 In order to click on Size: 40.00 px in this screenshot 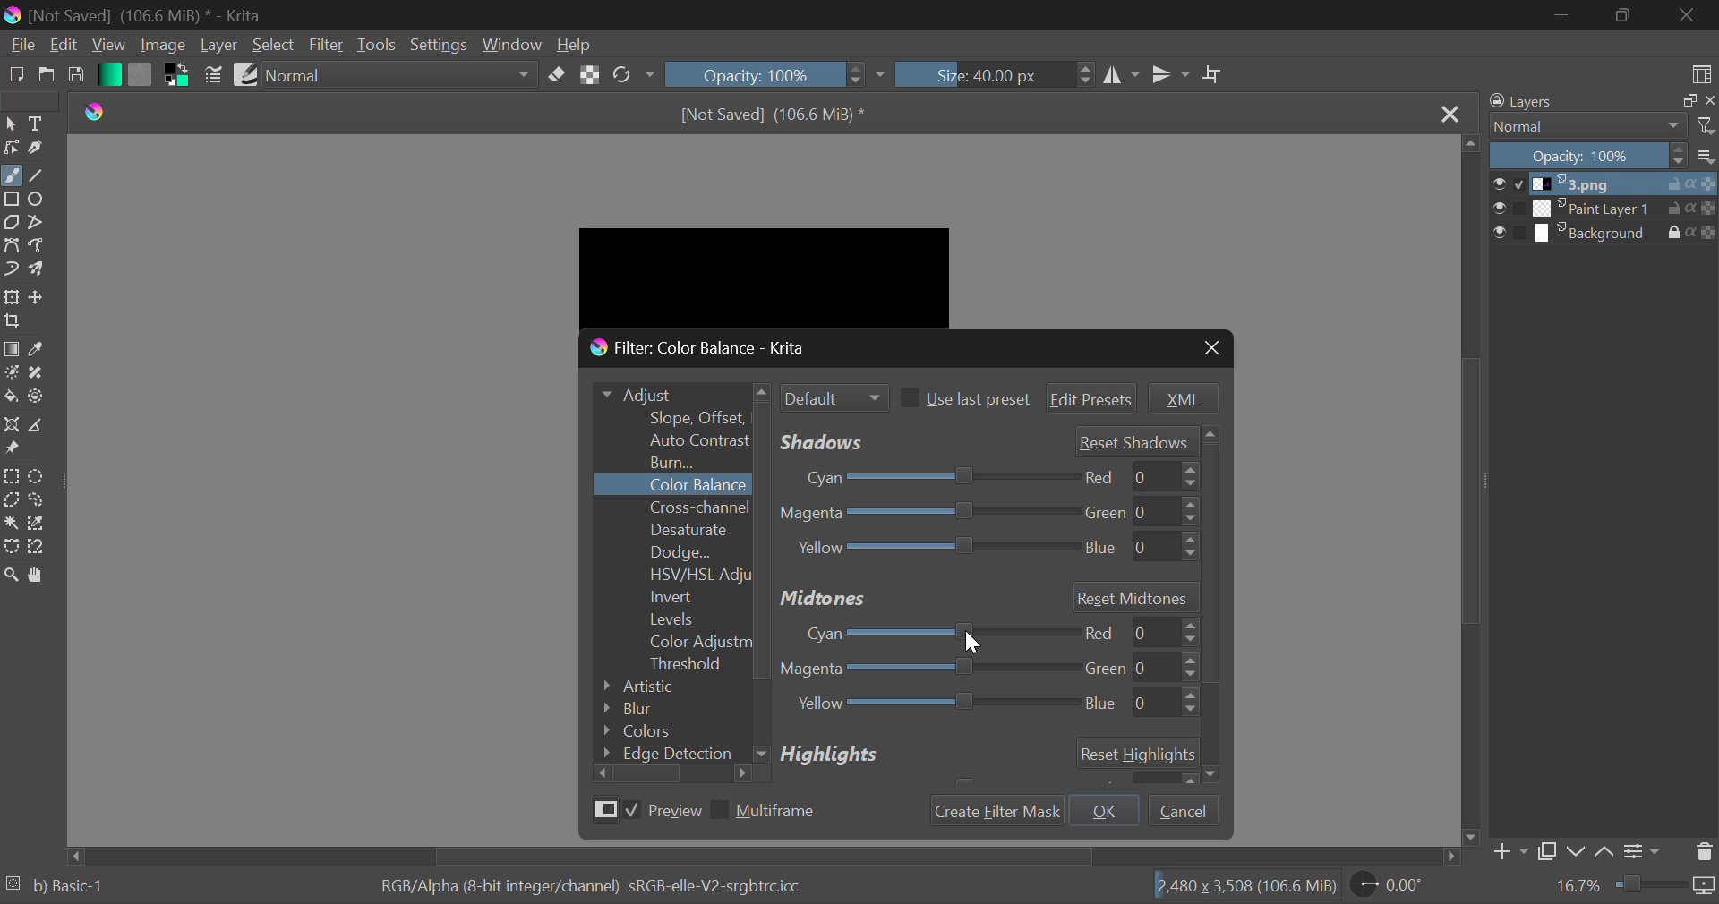, I will do `click(996, 75)`.